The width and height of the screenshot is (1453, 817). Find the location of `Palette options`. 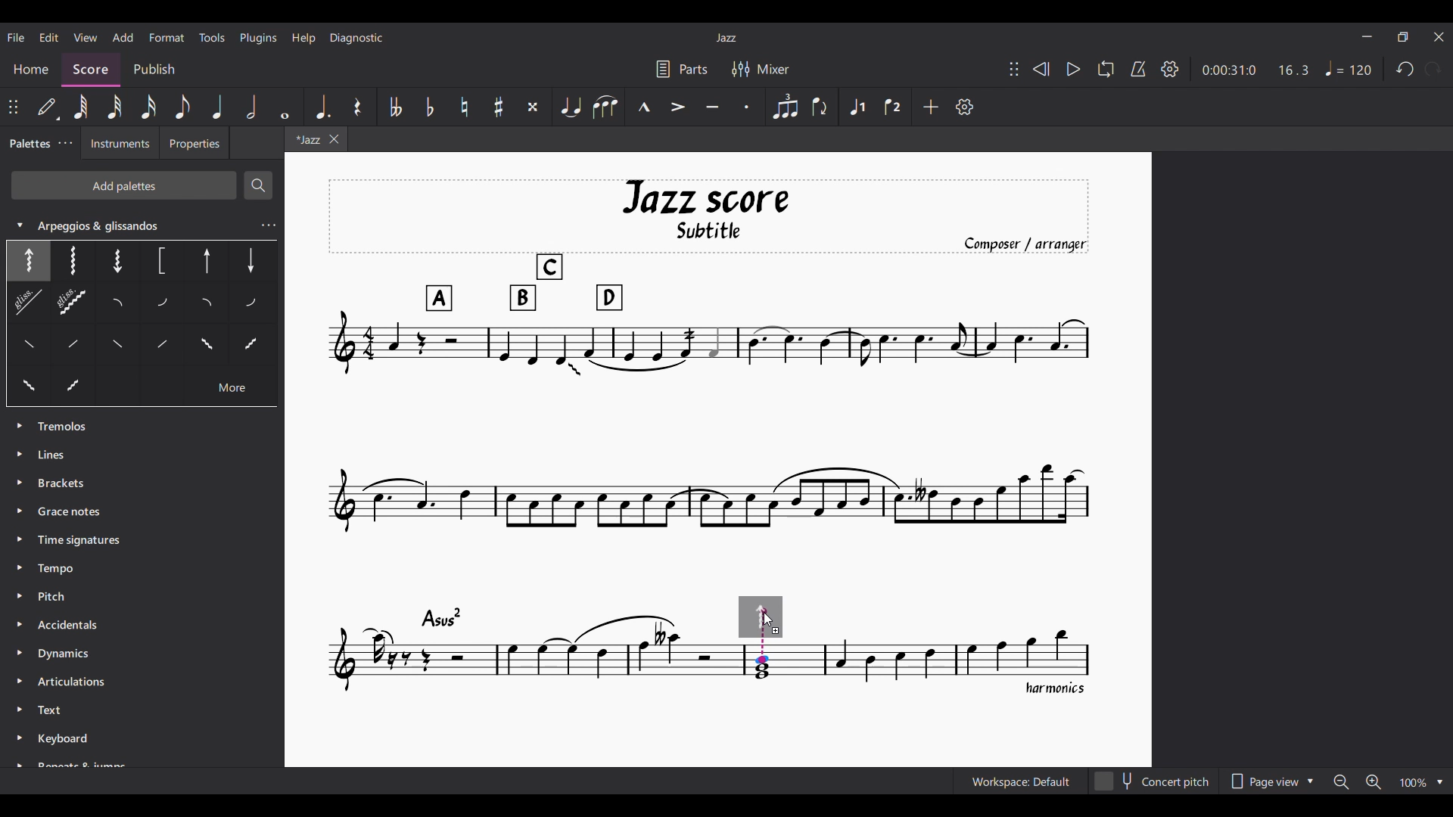

Palette options is located at coordinates (67, 423).